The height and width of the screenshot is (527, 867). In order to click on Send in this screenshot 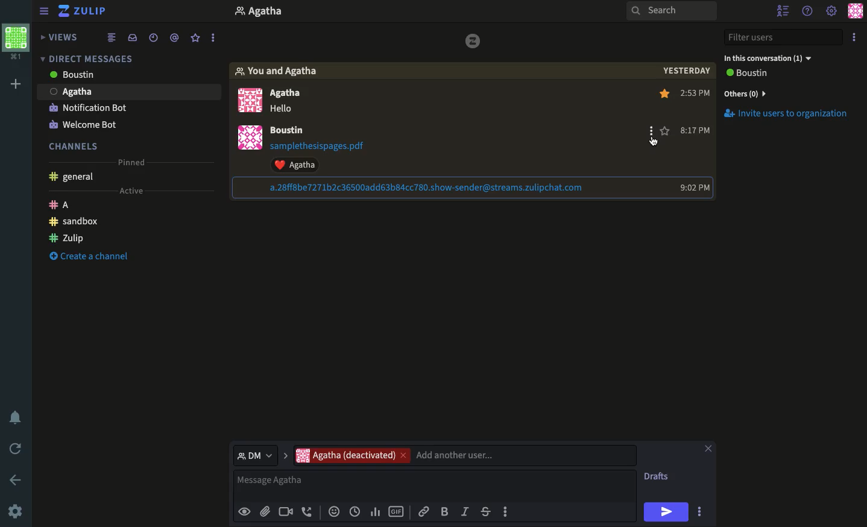, I will do `click(666, 512)`.